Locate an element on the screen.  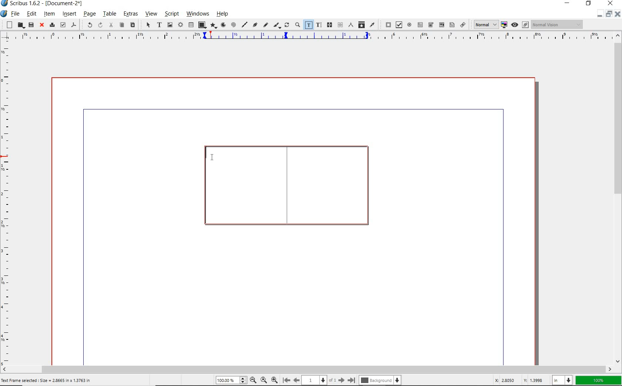
shape is located at coordinates (201, 25).